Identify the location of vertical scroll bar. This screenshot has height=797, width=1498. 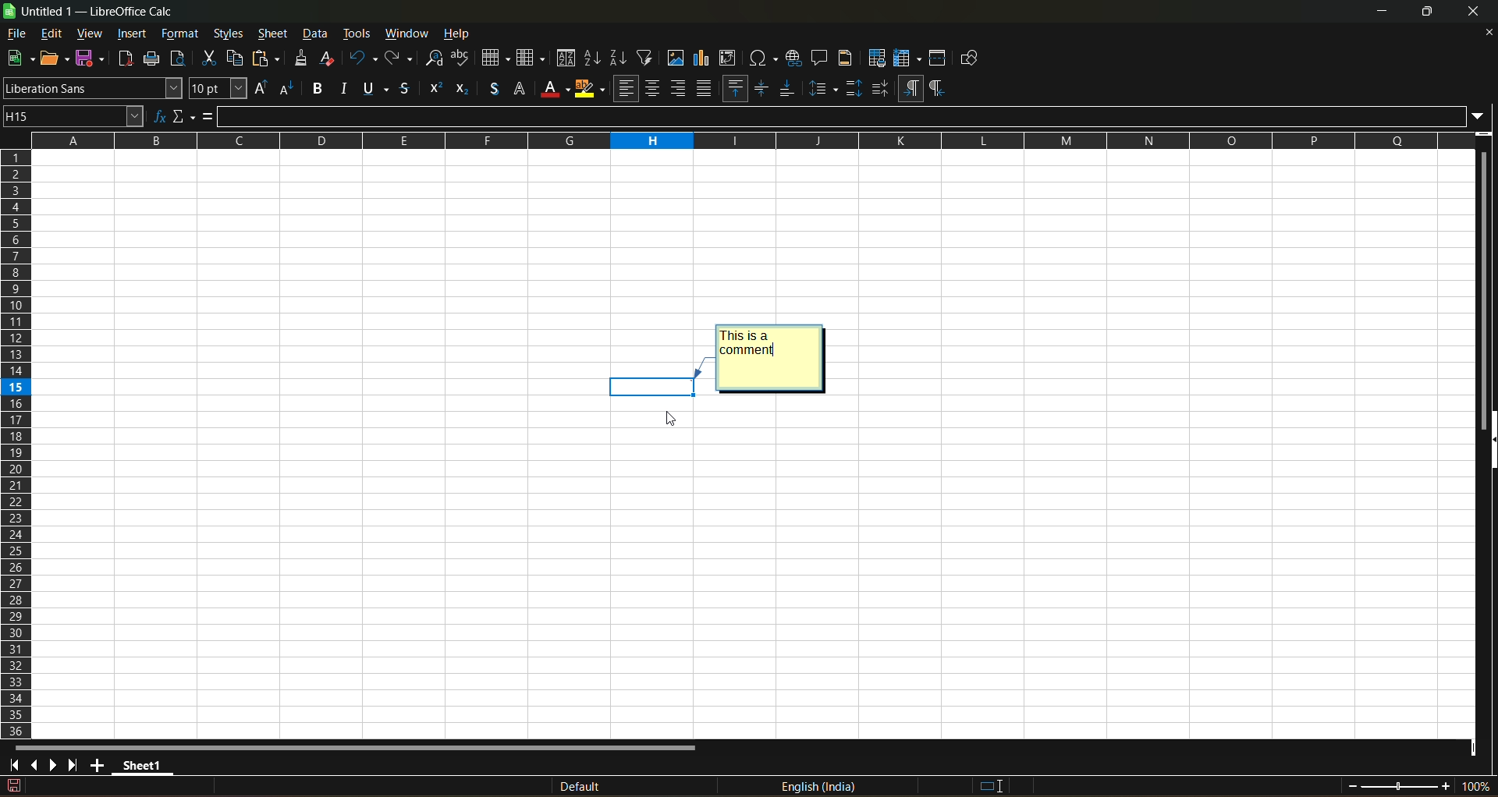
(1481, 279).